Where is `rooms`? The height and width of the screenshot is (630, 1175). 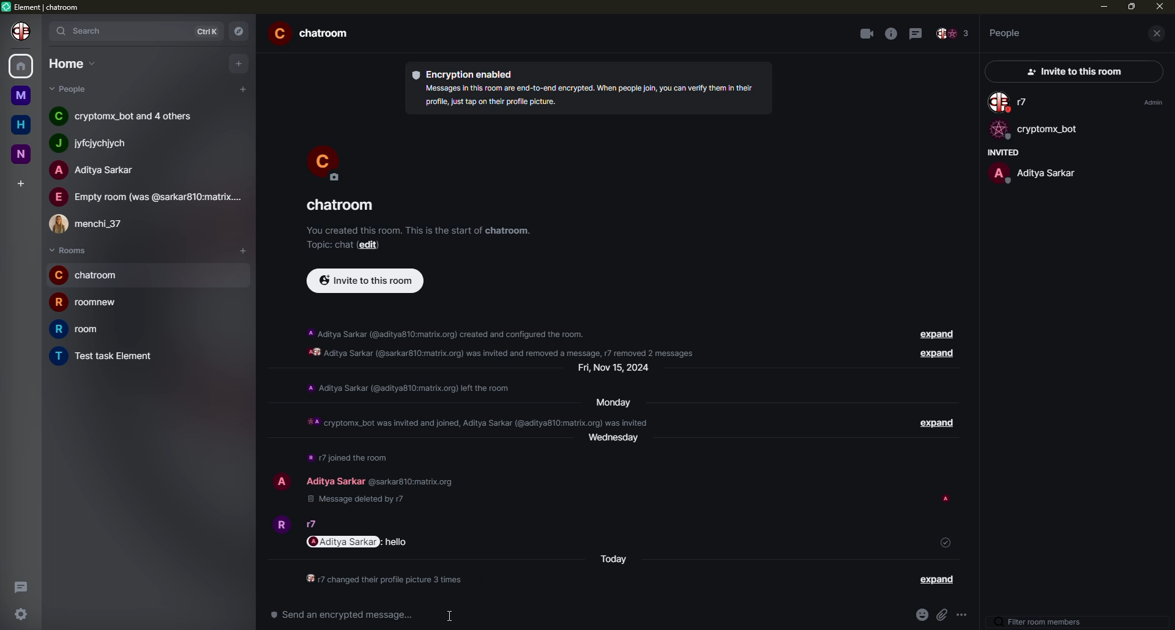 rooms is located at coordinates (69, 251).